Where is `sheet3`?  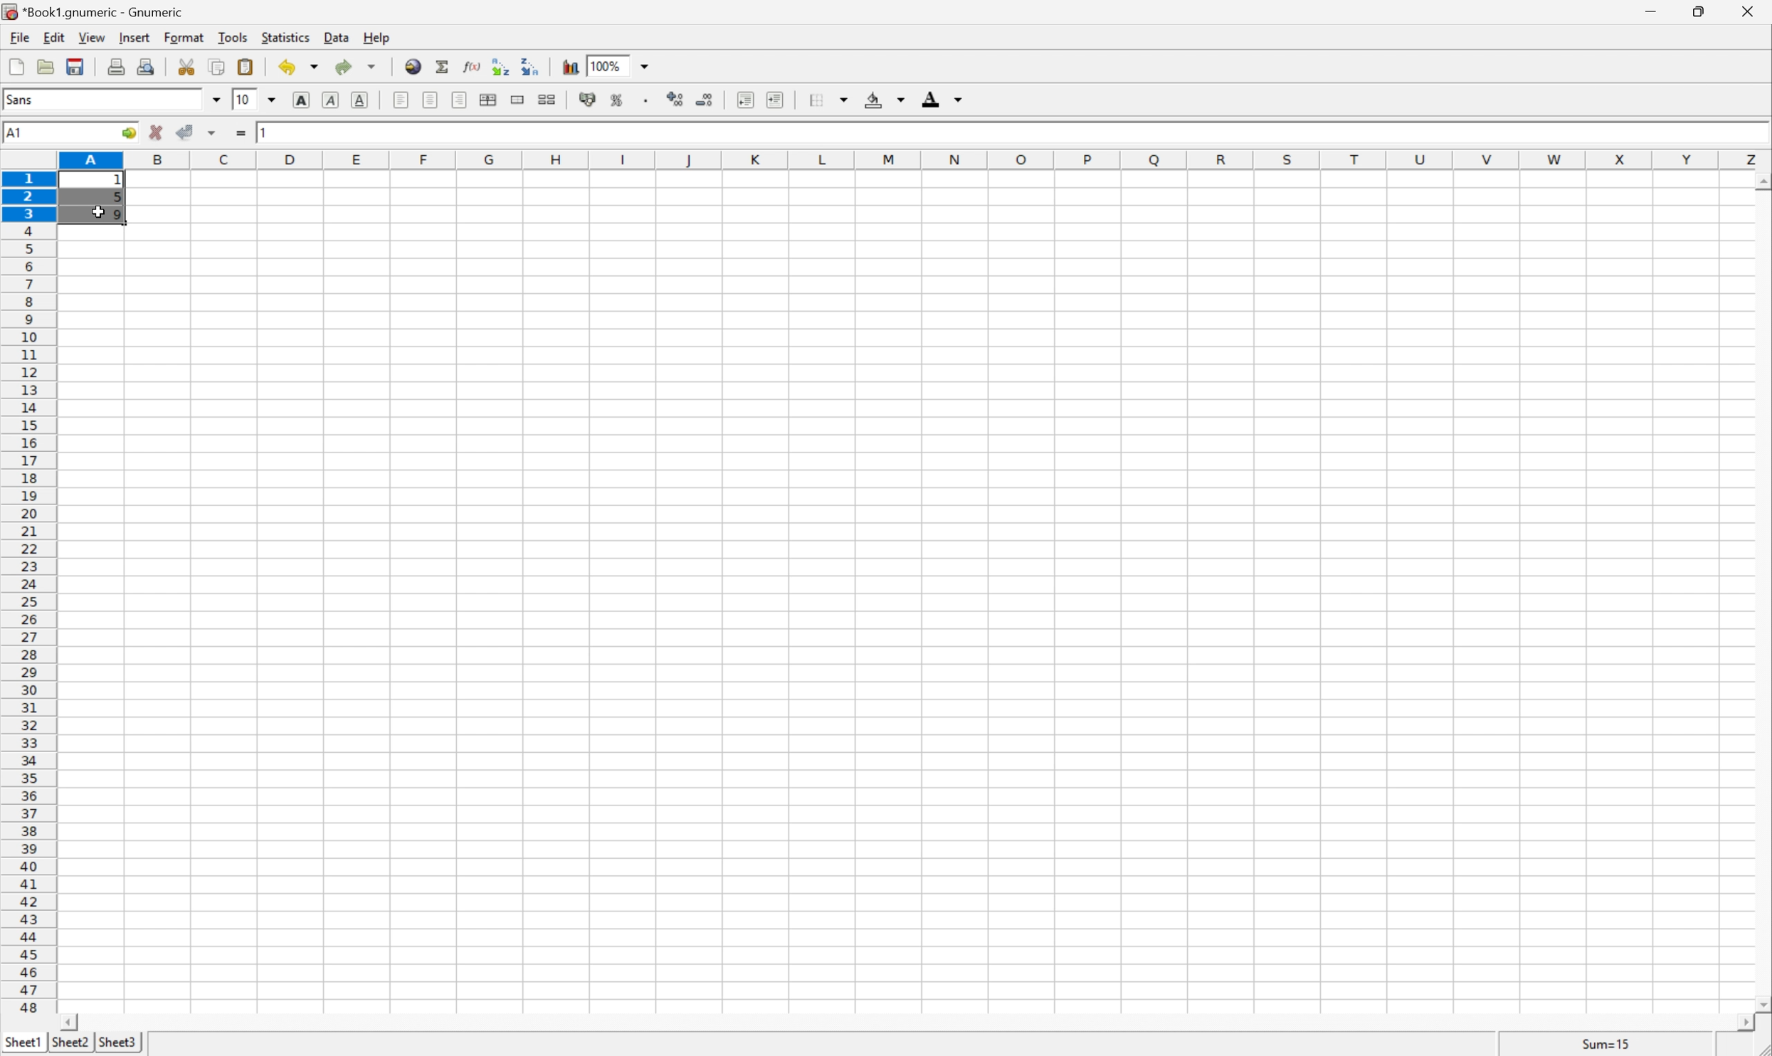 sheet3 is located at coordinates (117, 1043).